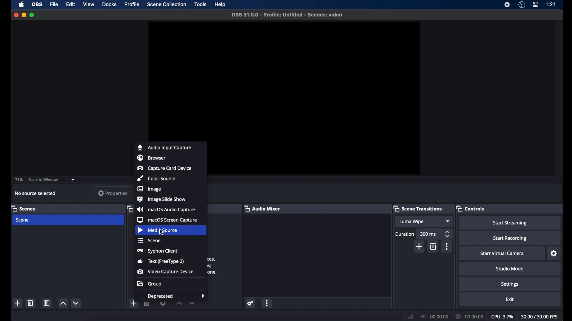 This screenshot has width=572, height=321. What do you see at coordinates (21, 4) in the screenshot?
I see `apple icon` at bounding box center [21, 4].